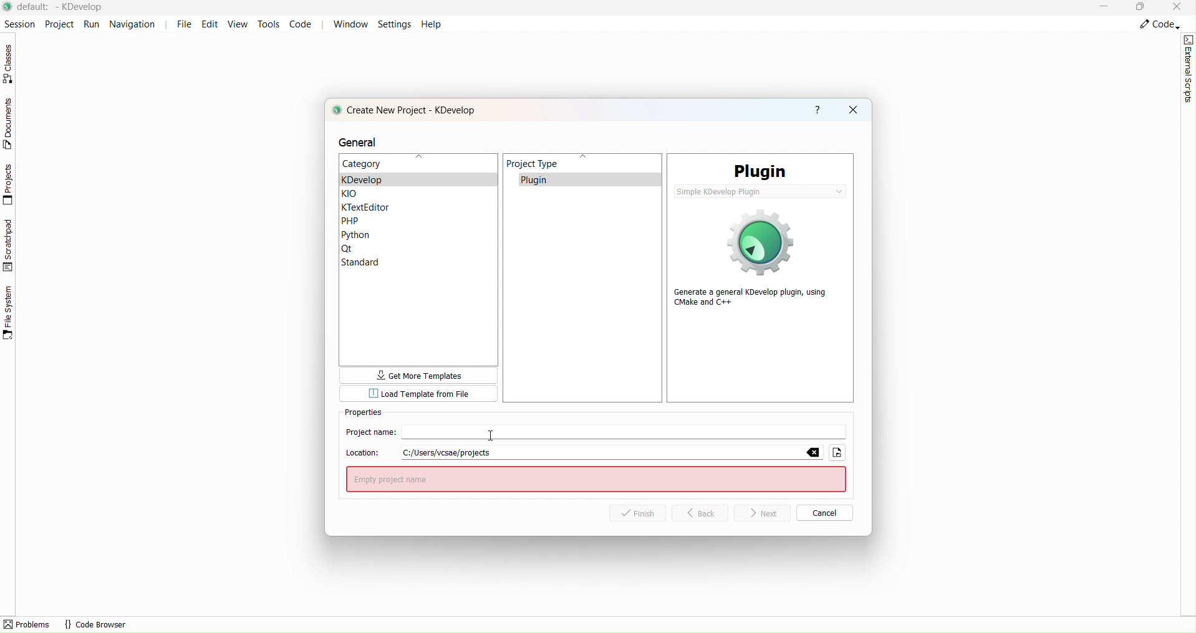  What do you see at coordinates (599, 480) in the screenshot?
I see `empty project name` at bounding box center [599, 480].